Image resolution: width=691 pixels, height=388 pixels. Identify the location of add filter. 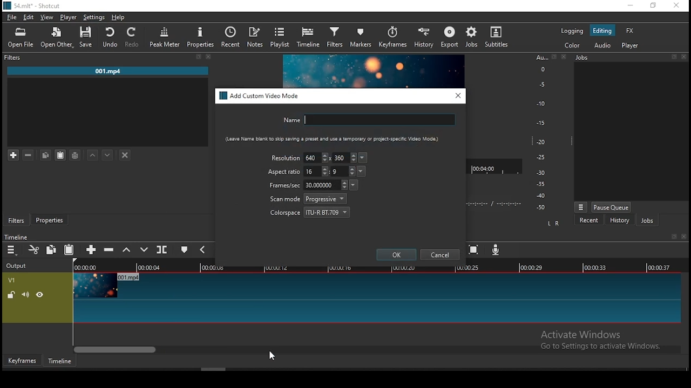
(13, 156).